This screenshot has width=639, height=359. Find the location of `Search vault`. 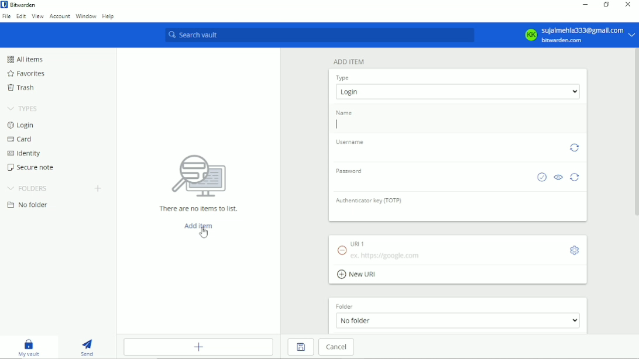

Search vault is located at coordinates (319, 36).